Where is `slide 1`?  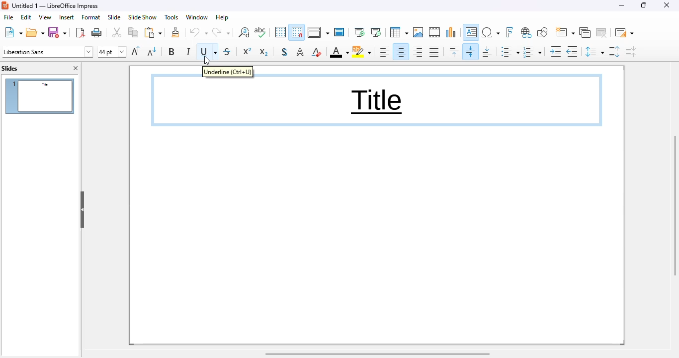
slide 1 is located at coordinates (40, 96).